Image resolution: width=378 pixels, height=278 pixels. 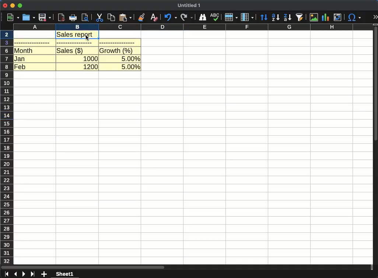 What do you see at coordinates (170, 17) in the screenshot?
I see `undo` at bounding box center [170, 17].